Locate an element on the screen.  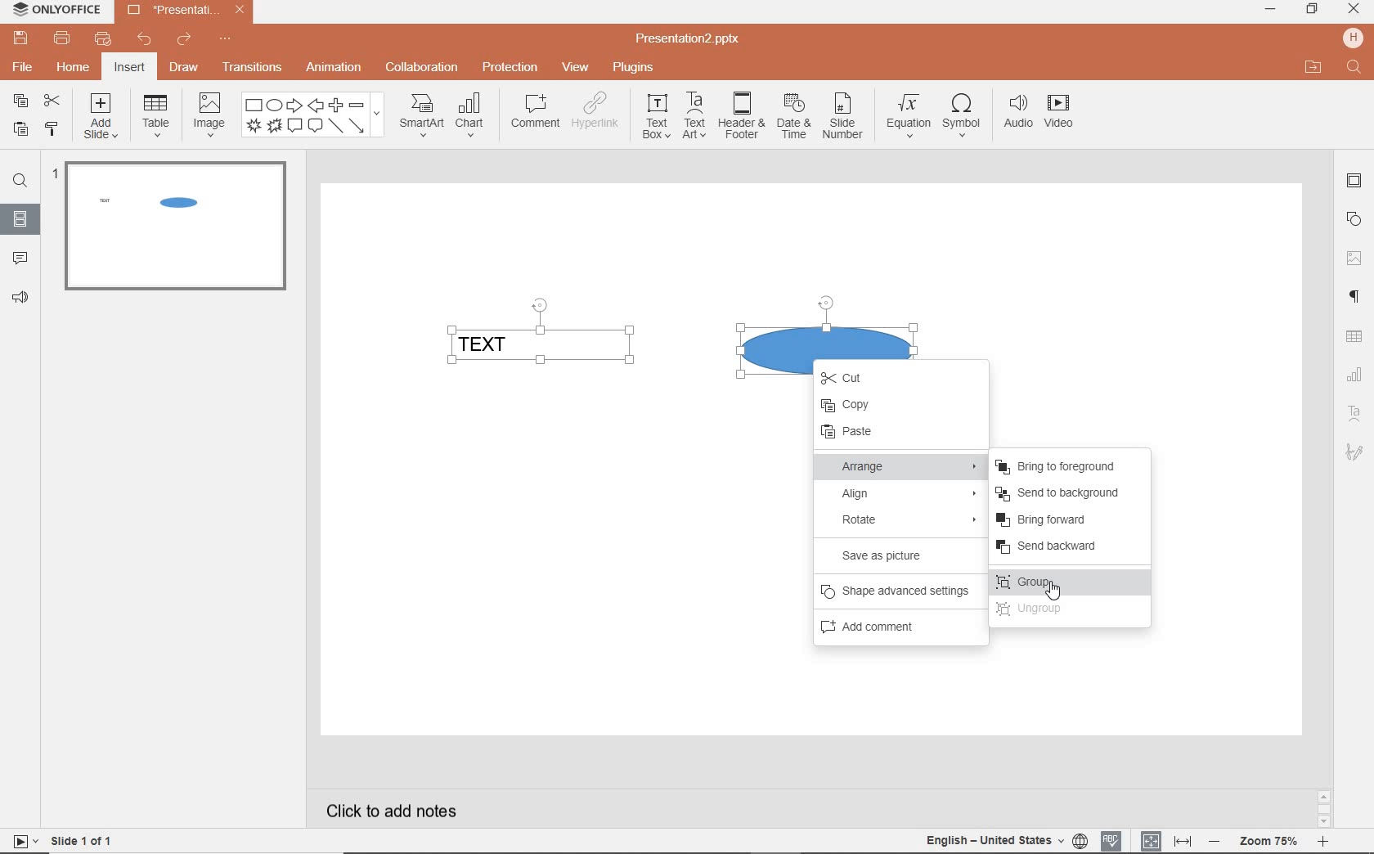
insert is located at coordinates (131, 68).